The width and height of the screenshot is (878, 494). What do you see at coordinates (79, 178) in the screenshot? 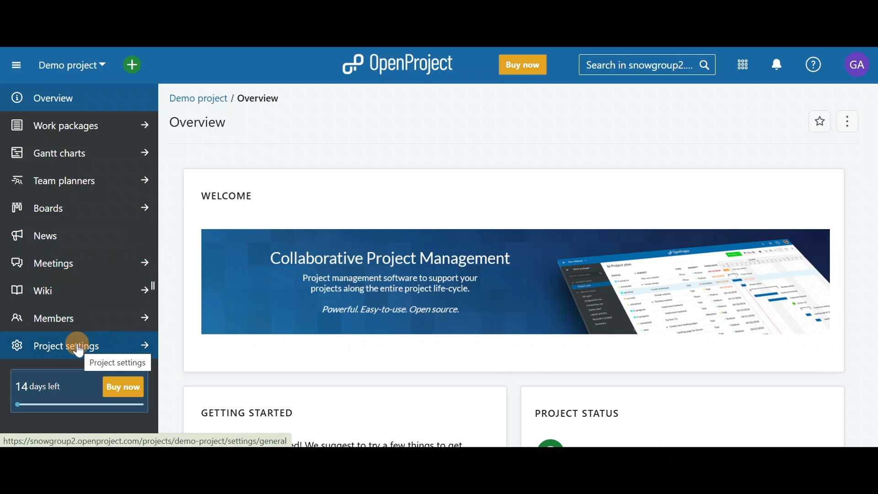
I see `Team planners` at bounding box center [79, 178].